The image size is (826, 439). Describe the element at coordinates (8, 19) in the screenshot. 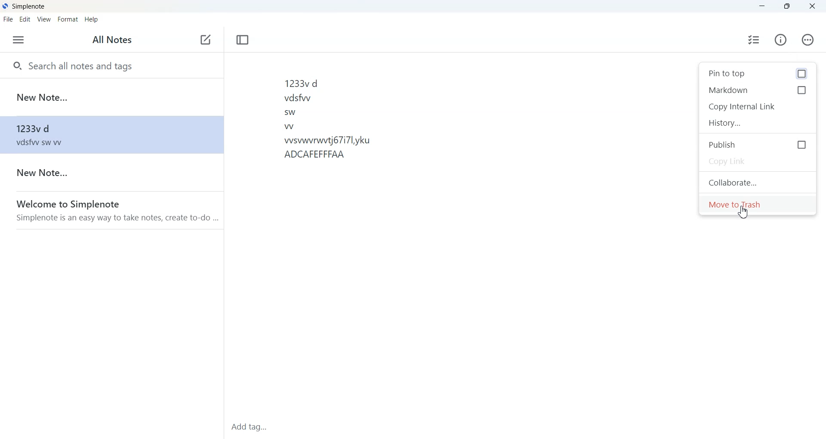

I see `File` at that location.